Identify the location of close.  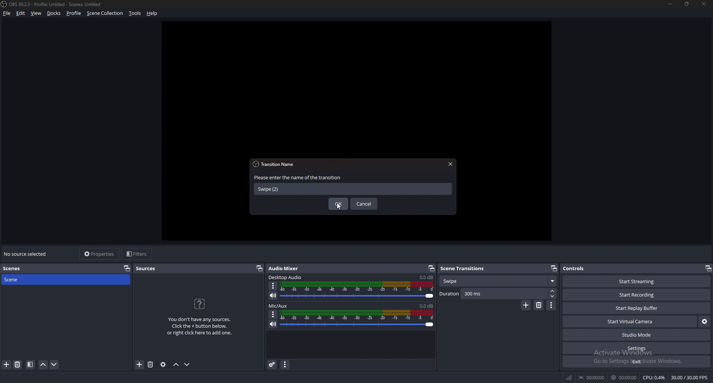
(703, 4).